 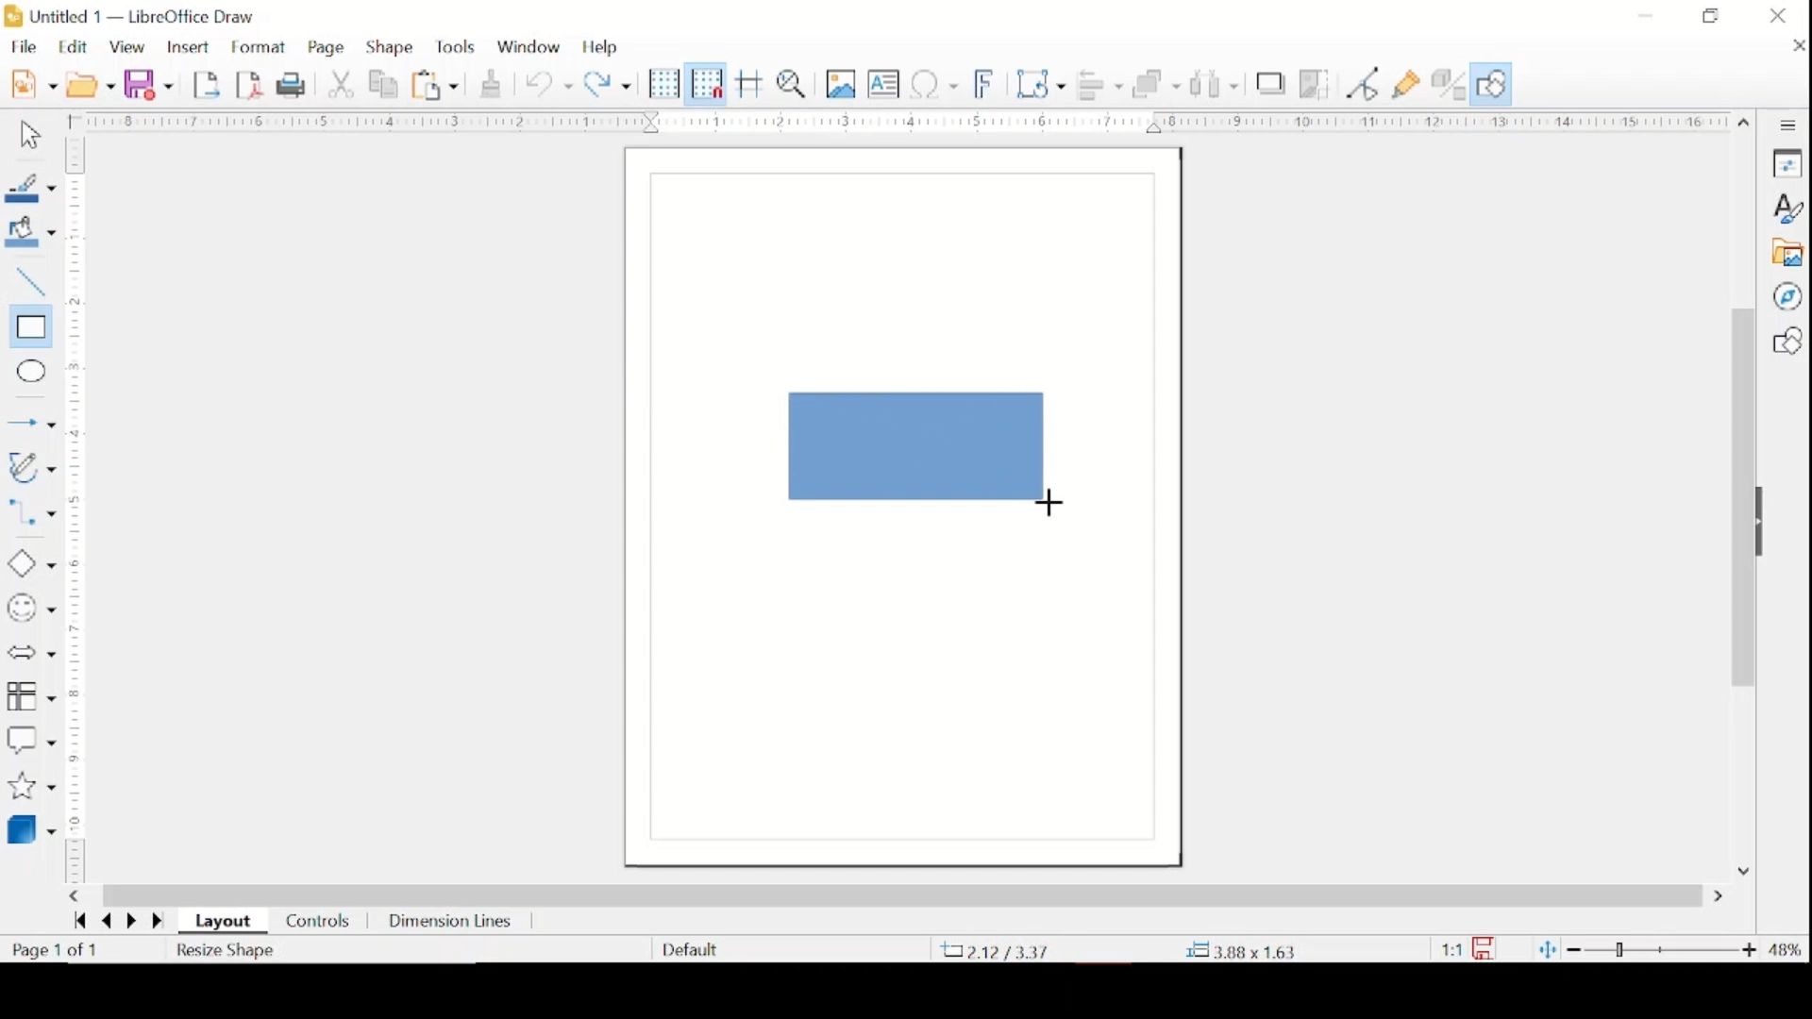 What do you see at coordinates (34, 232) in the screenshot?
I see `fill color` at bounding box center [34, 232].